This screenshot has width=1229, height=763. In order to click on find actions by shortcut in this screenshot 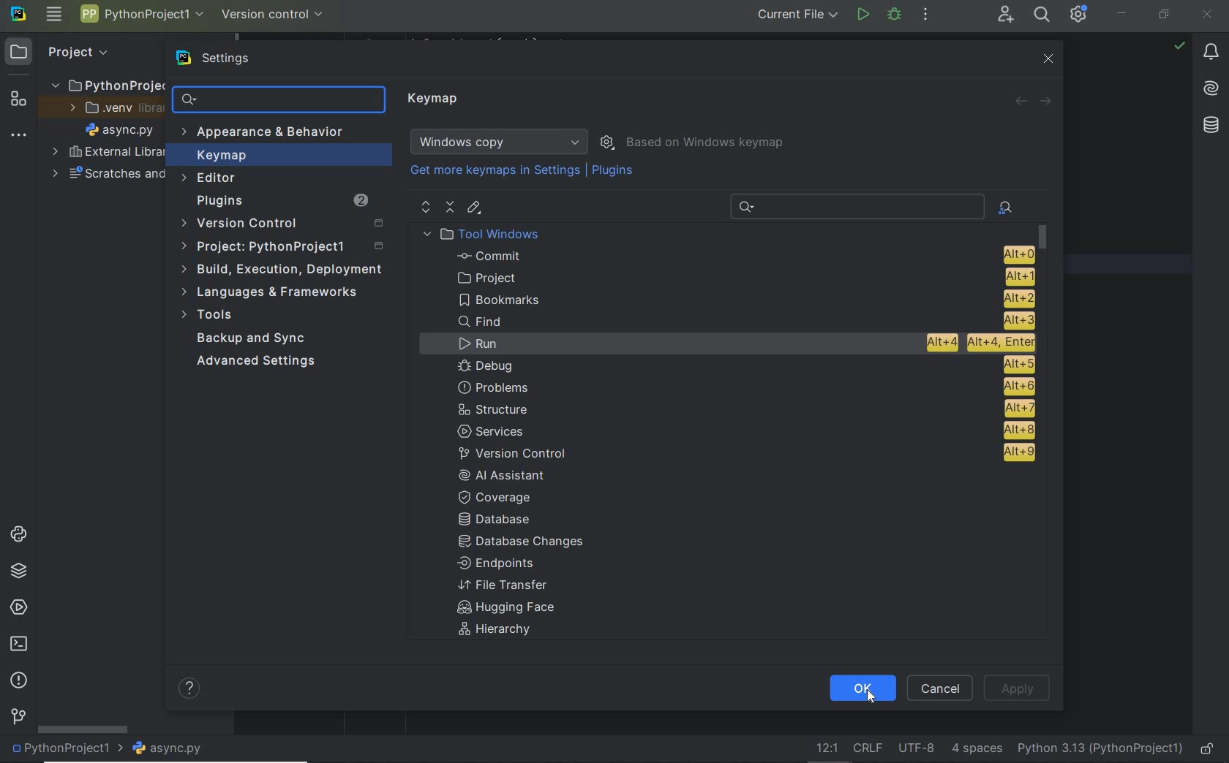, I will do `click(1005, 208)`.